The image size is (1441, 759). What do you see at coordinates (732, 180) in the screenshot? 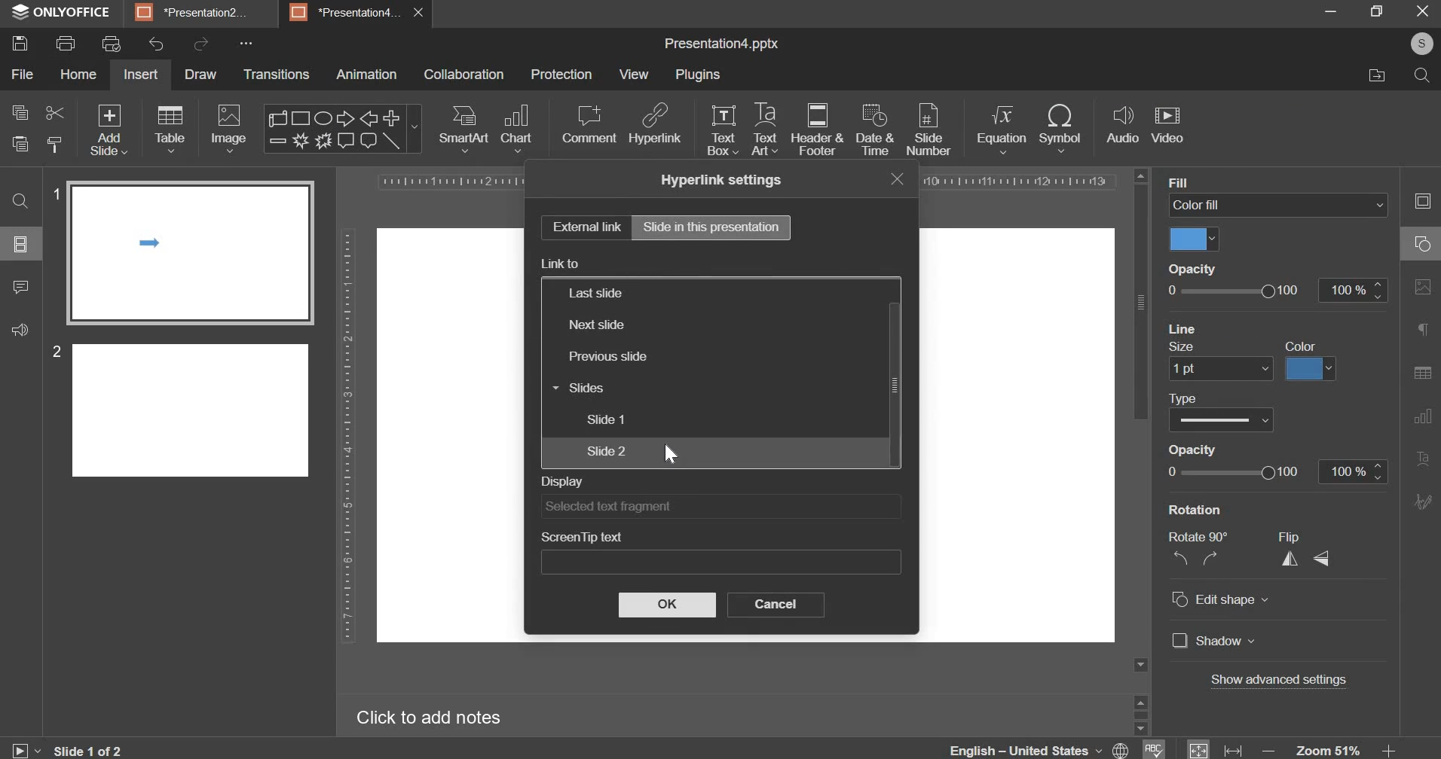
I see `Hyperlink settings` at bounding box center [732, 180].